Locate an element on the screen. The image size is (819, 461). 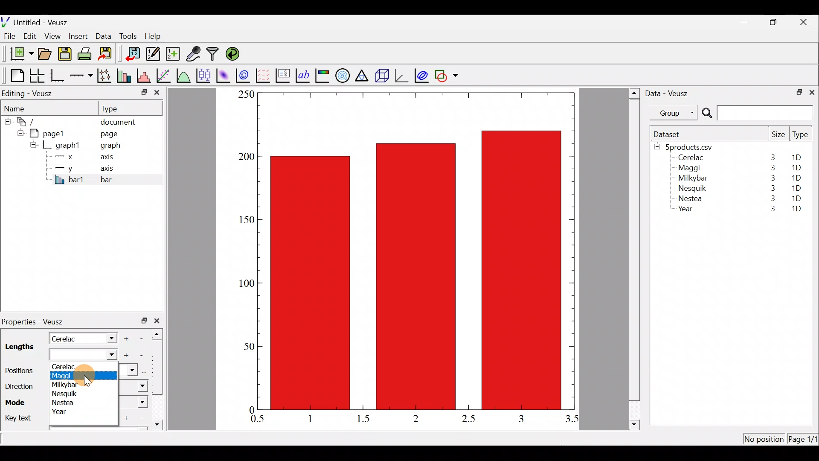
Nestea is located at coordinates (65, 403).